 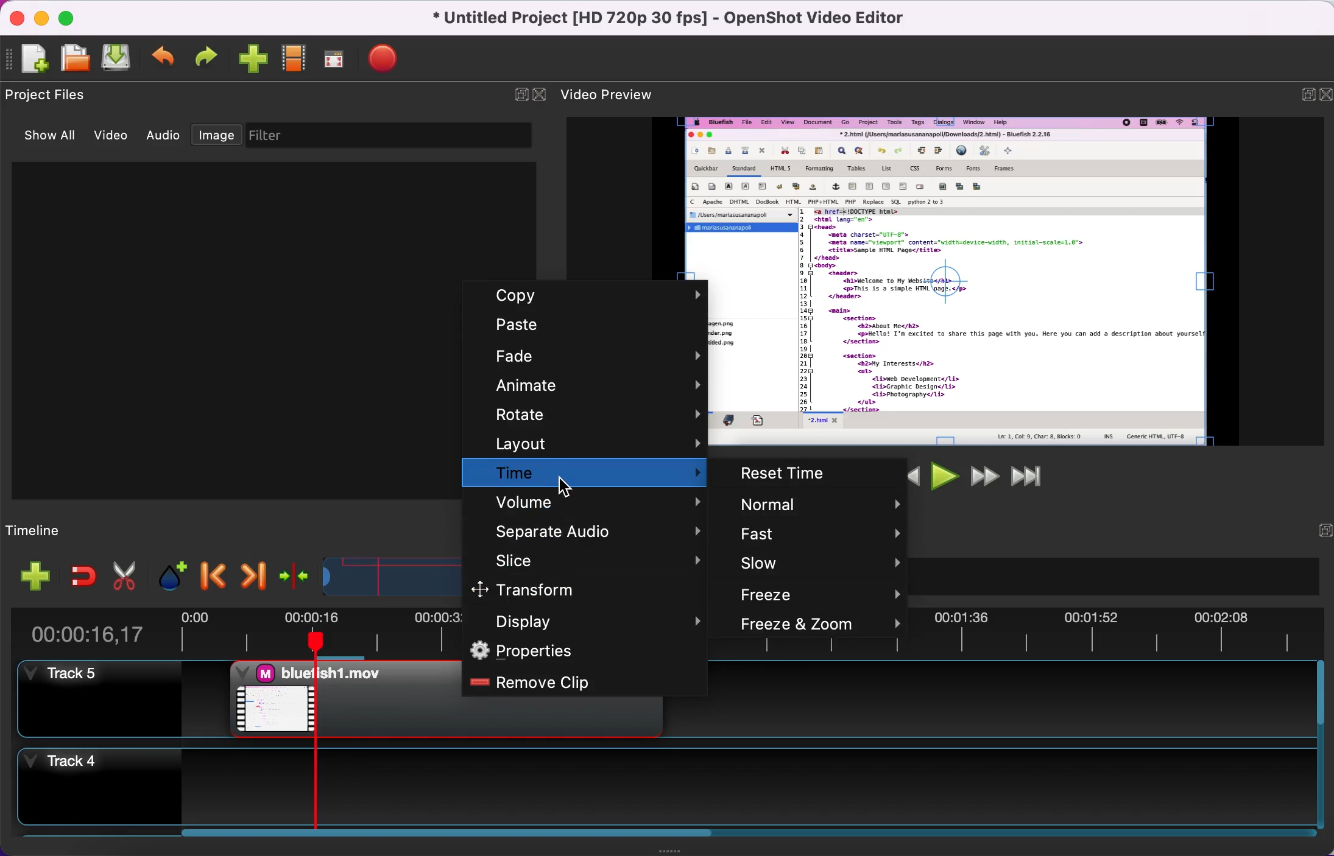 What do you see at coordinates (116, 137) in the screenshot?
I see `video` at bounding box center [116, 137].